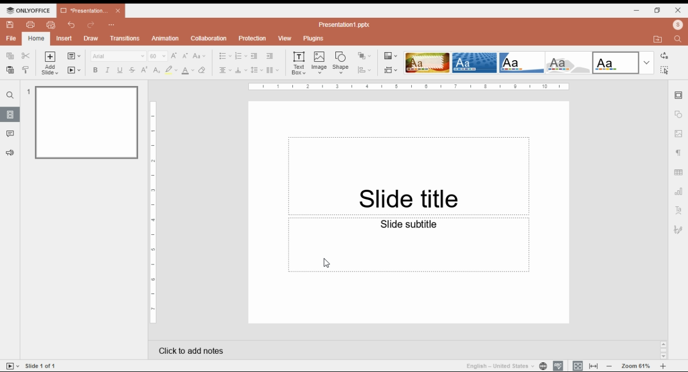  Describe the element at coordinates (257, 70) in the screenshot. I see `line spacing` at that location.